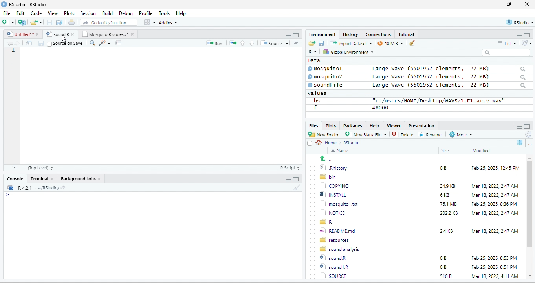 The height and width of the screenshot is (283, 535). What do you see at coordinates (326, 222) in the screenshot?
I see `[) = R` at bounding box center [326, 222].